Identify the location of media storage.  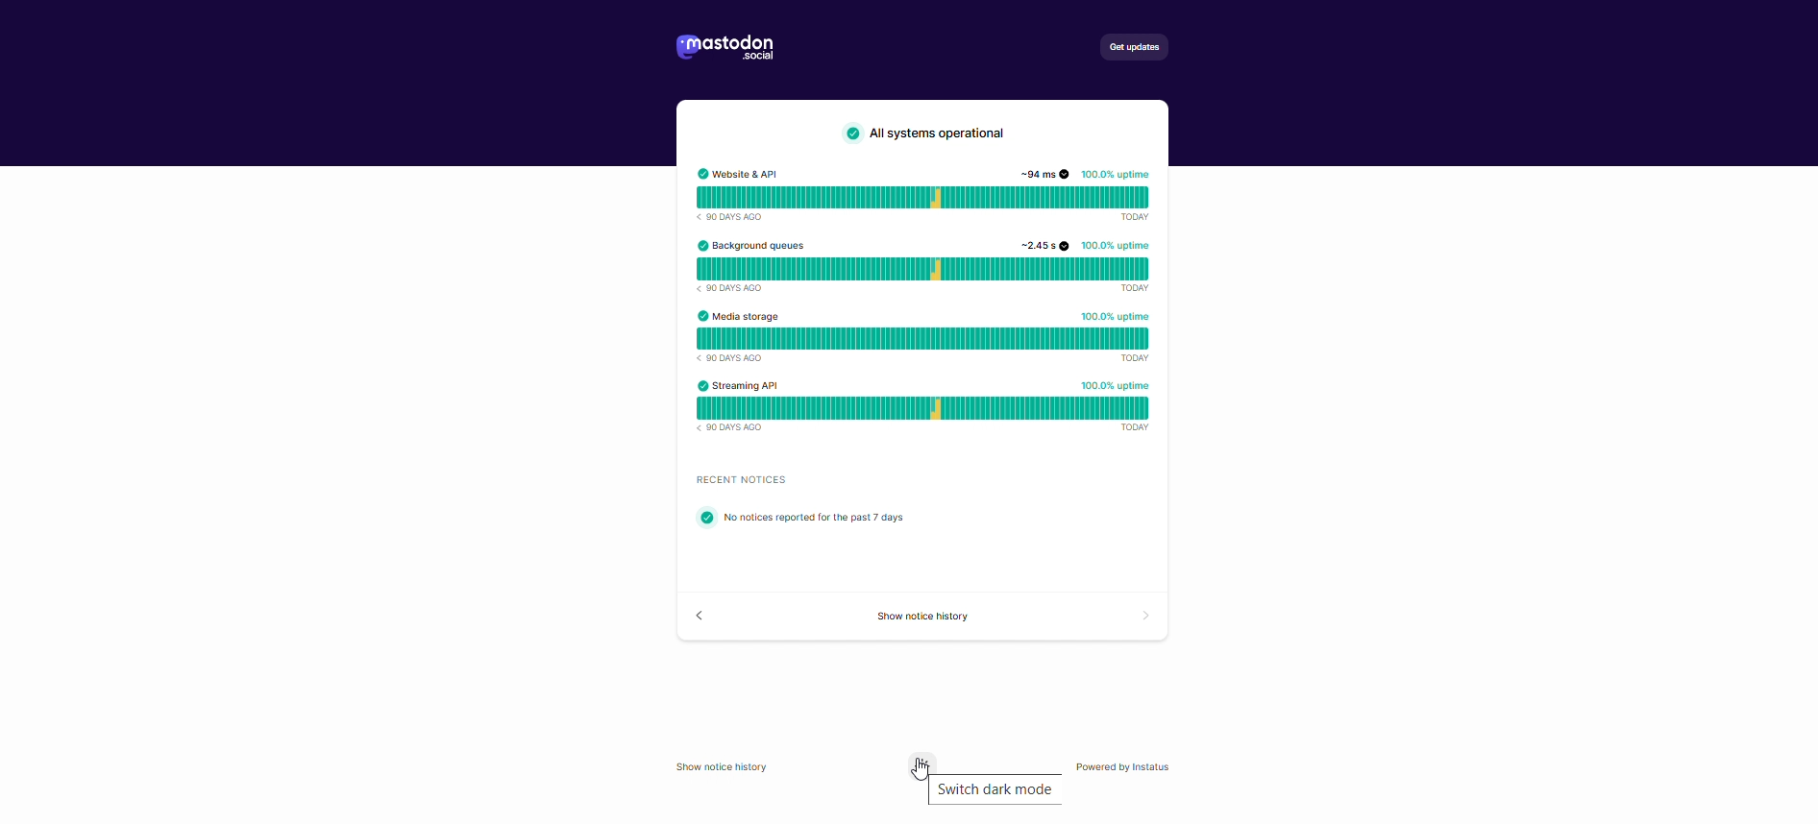
(921, 333).